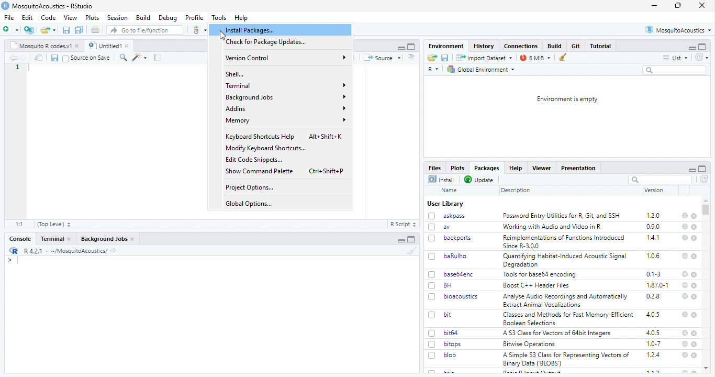  What do you see at coordinates (433, 70) in the screenshot?
I see `R` at bounding box center [433, 70].